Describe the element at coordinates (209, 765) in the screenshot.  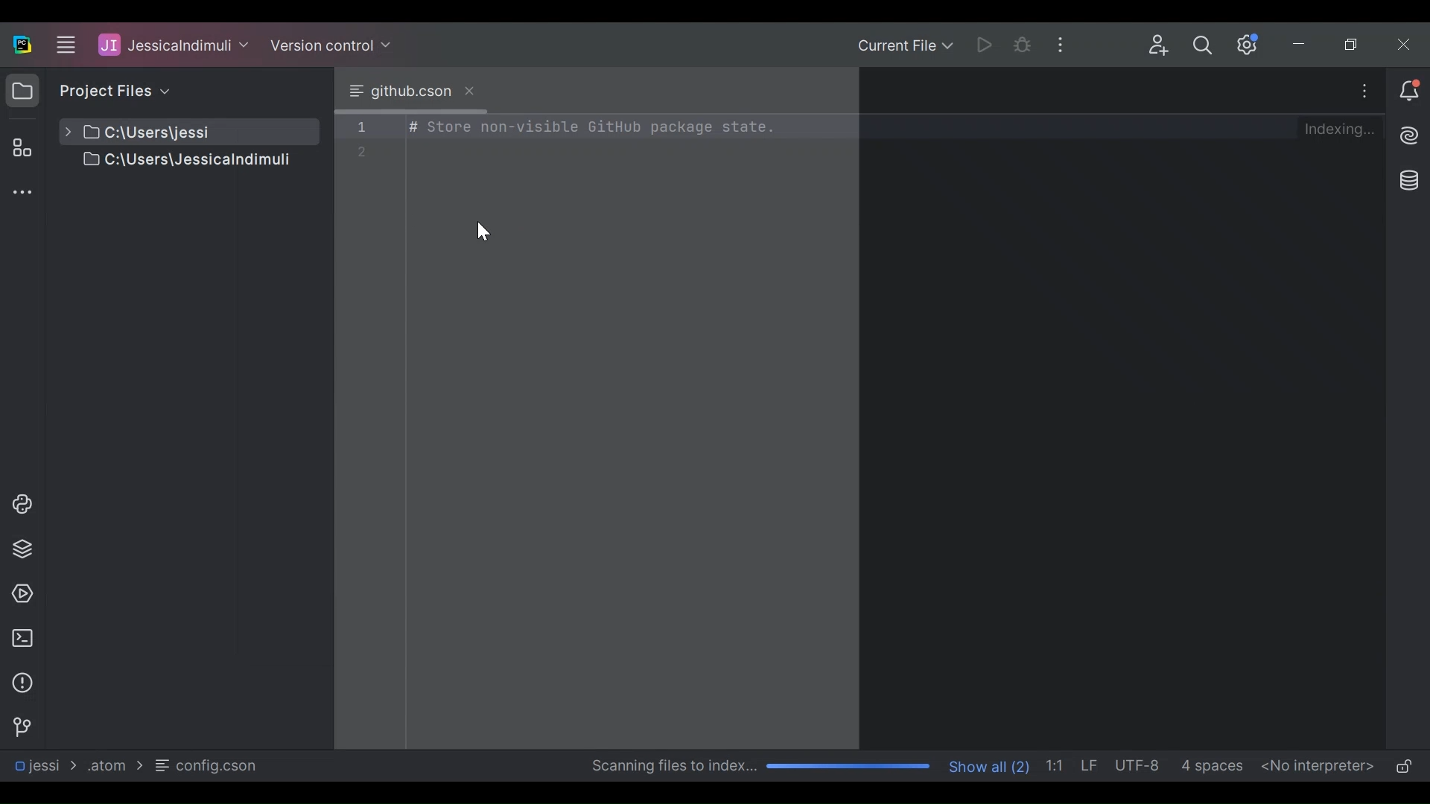
I see `File` at that location.